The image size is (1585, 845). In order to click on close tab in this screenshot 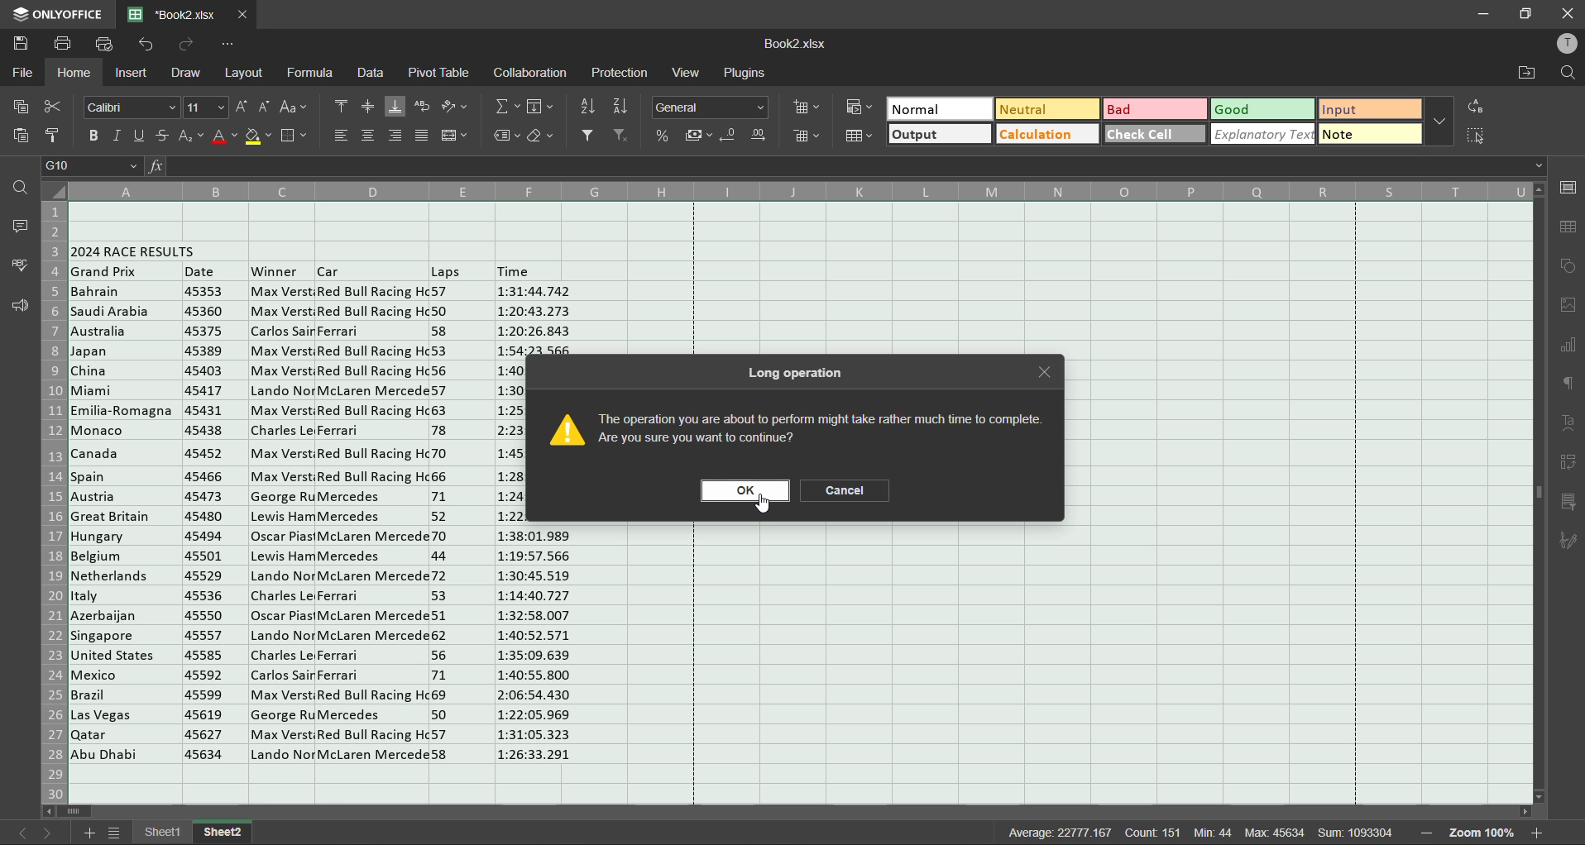, I will do `click(1044, 374)`.